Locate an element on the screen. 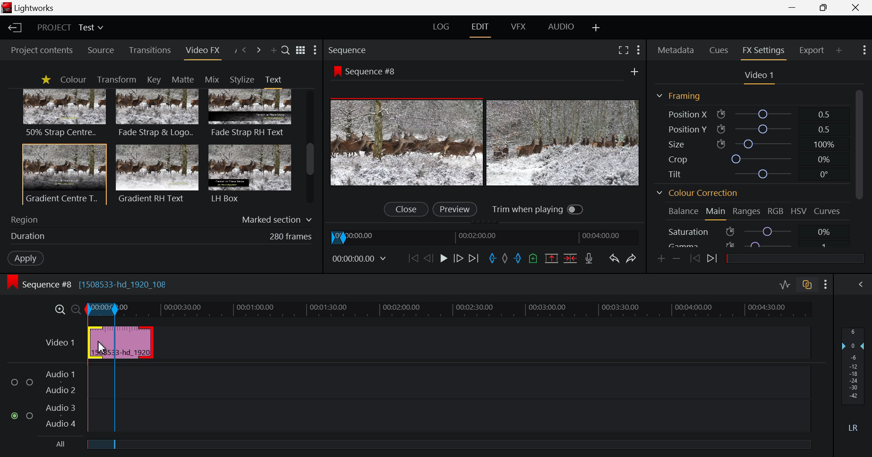 The width and height of the screenshot is (872, 457). Saturation is located at coordinates (748, 231).